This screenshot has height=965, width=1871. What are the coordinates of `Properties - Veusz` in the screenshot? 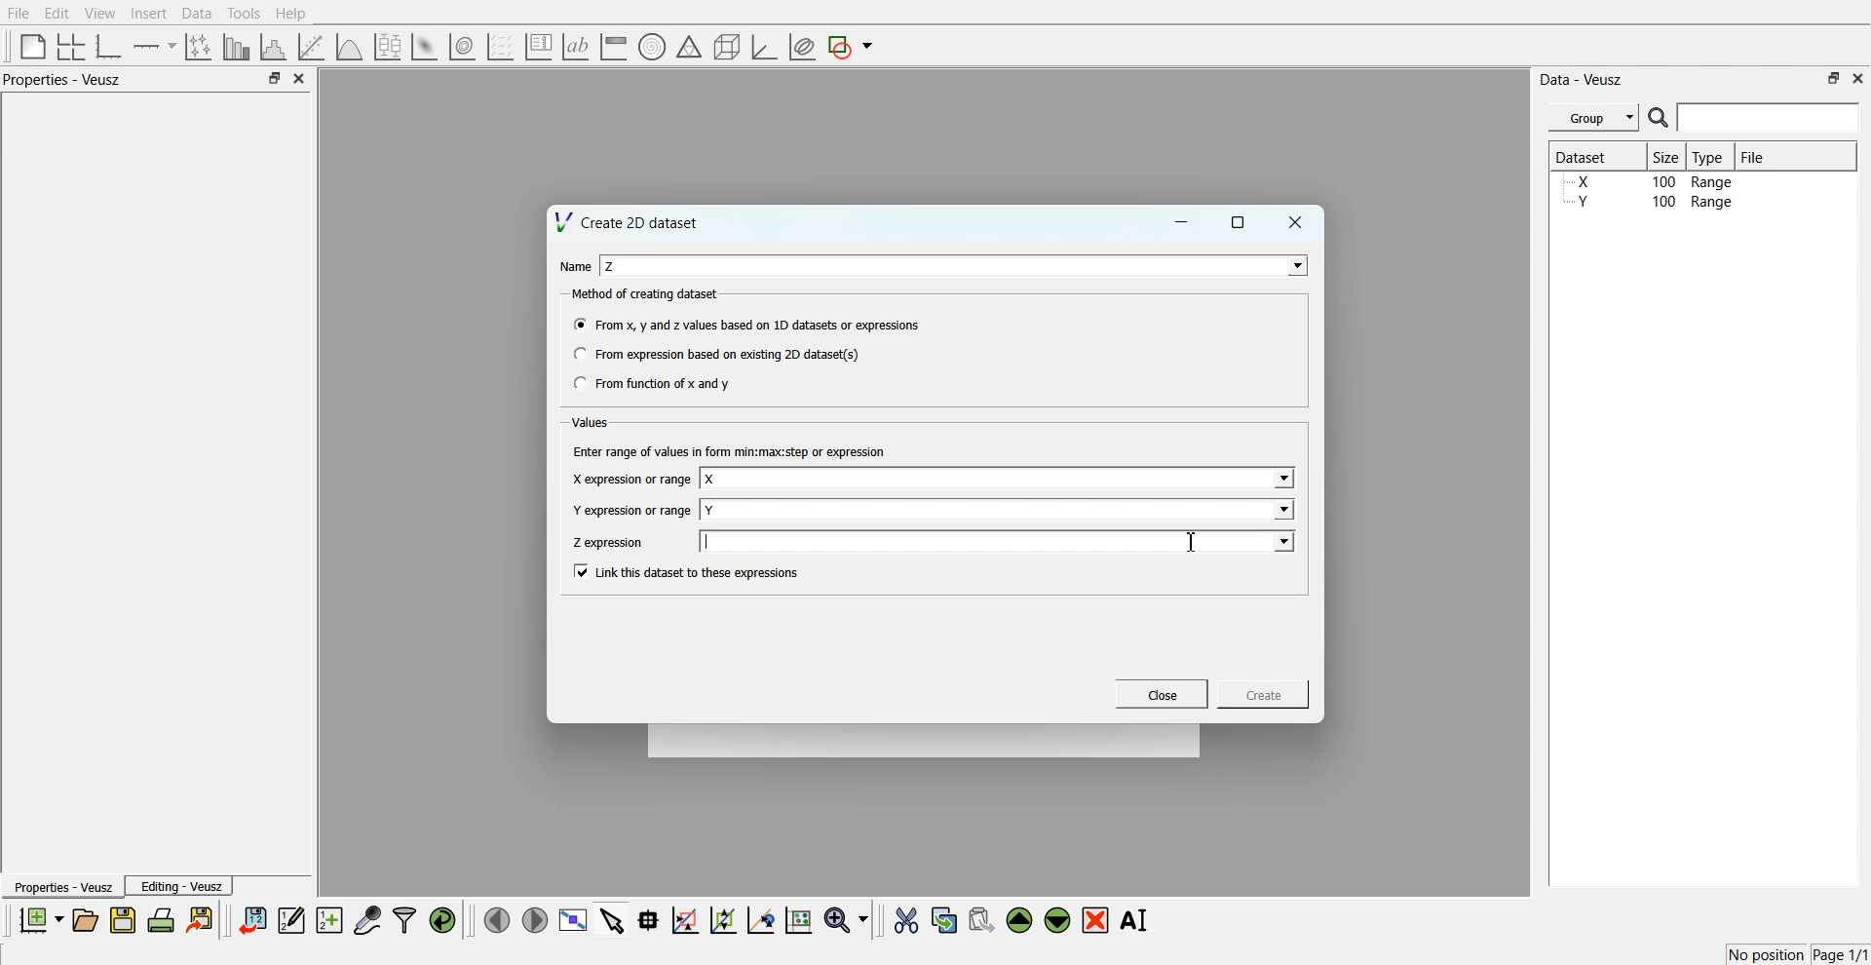 It's located at (61, 886).